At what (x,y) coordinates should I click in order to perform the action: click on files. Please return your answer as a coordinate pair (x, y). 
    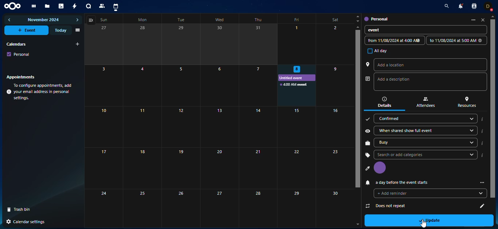
    Looking at the image, I should click on (47, 7).